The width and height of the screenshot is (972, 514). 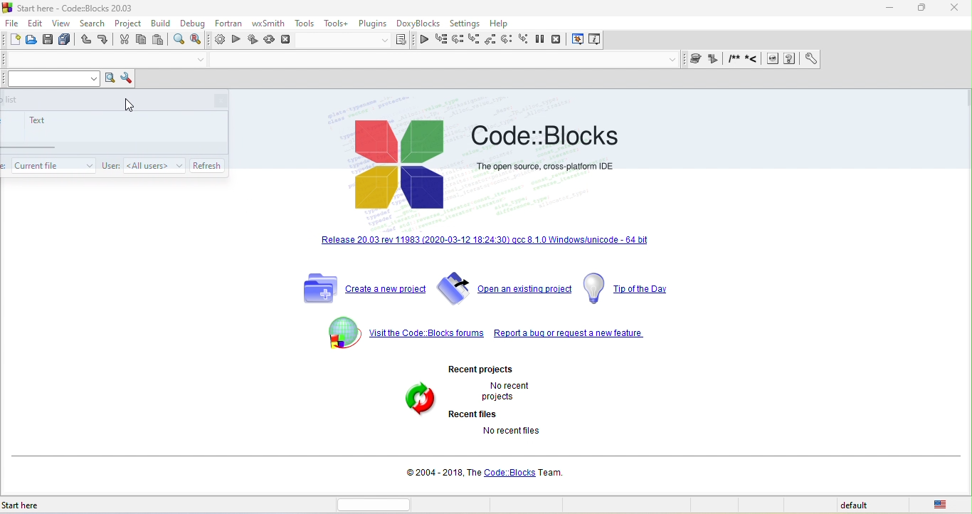 I want to click on start here, so click(x=46, y=505).